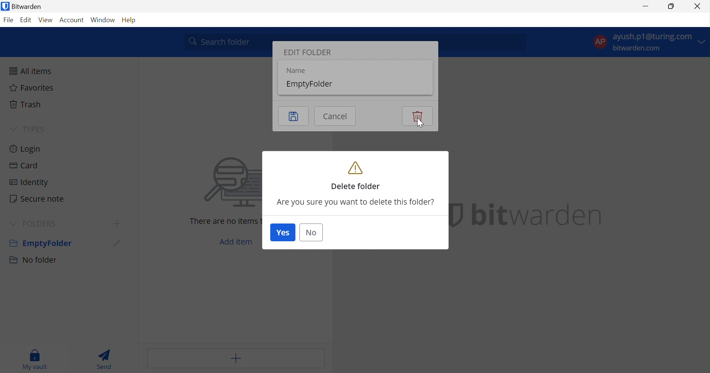  What do you see at coordinates (103, 20) in the screenshot?
I see `Window` at bounding box center [103, 20].